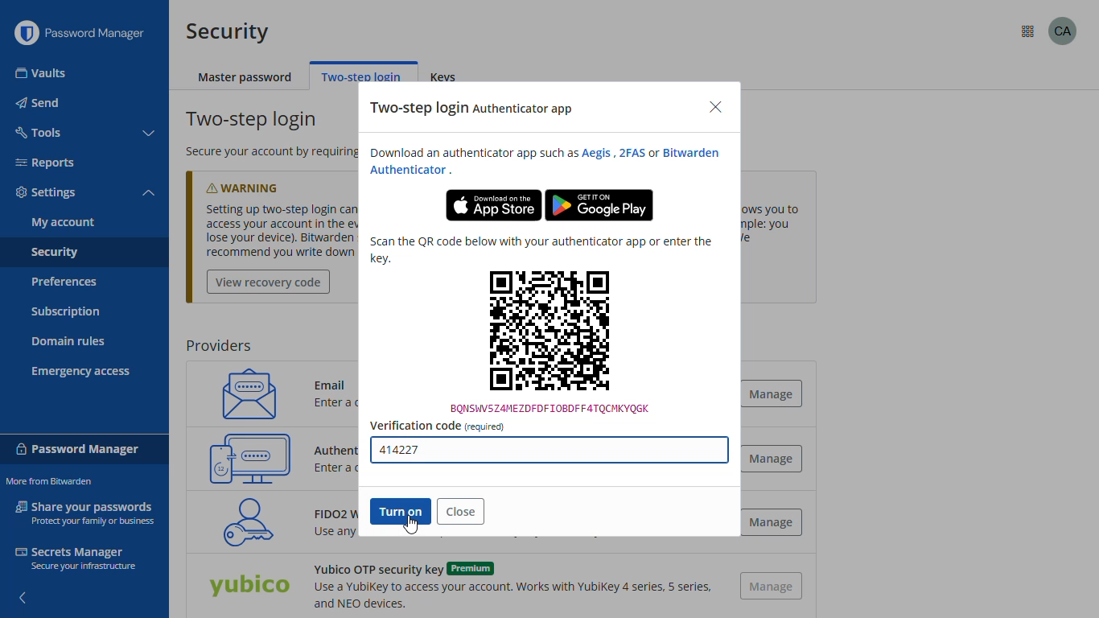 This screenshot has height=618, width=1099. Describe the element at coordinates (87, 512) in the screenshot. I see `share your passwords` at that location.